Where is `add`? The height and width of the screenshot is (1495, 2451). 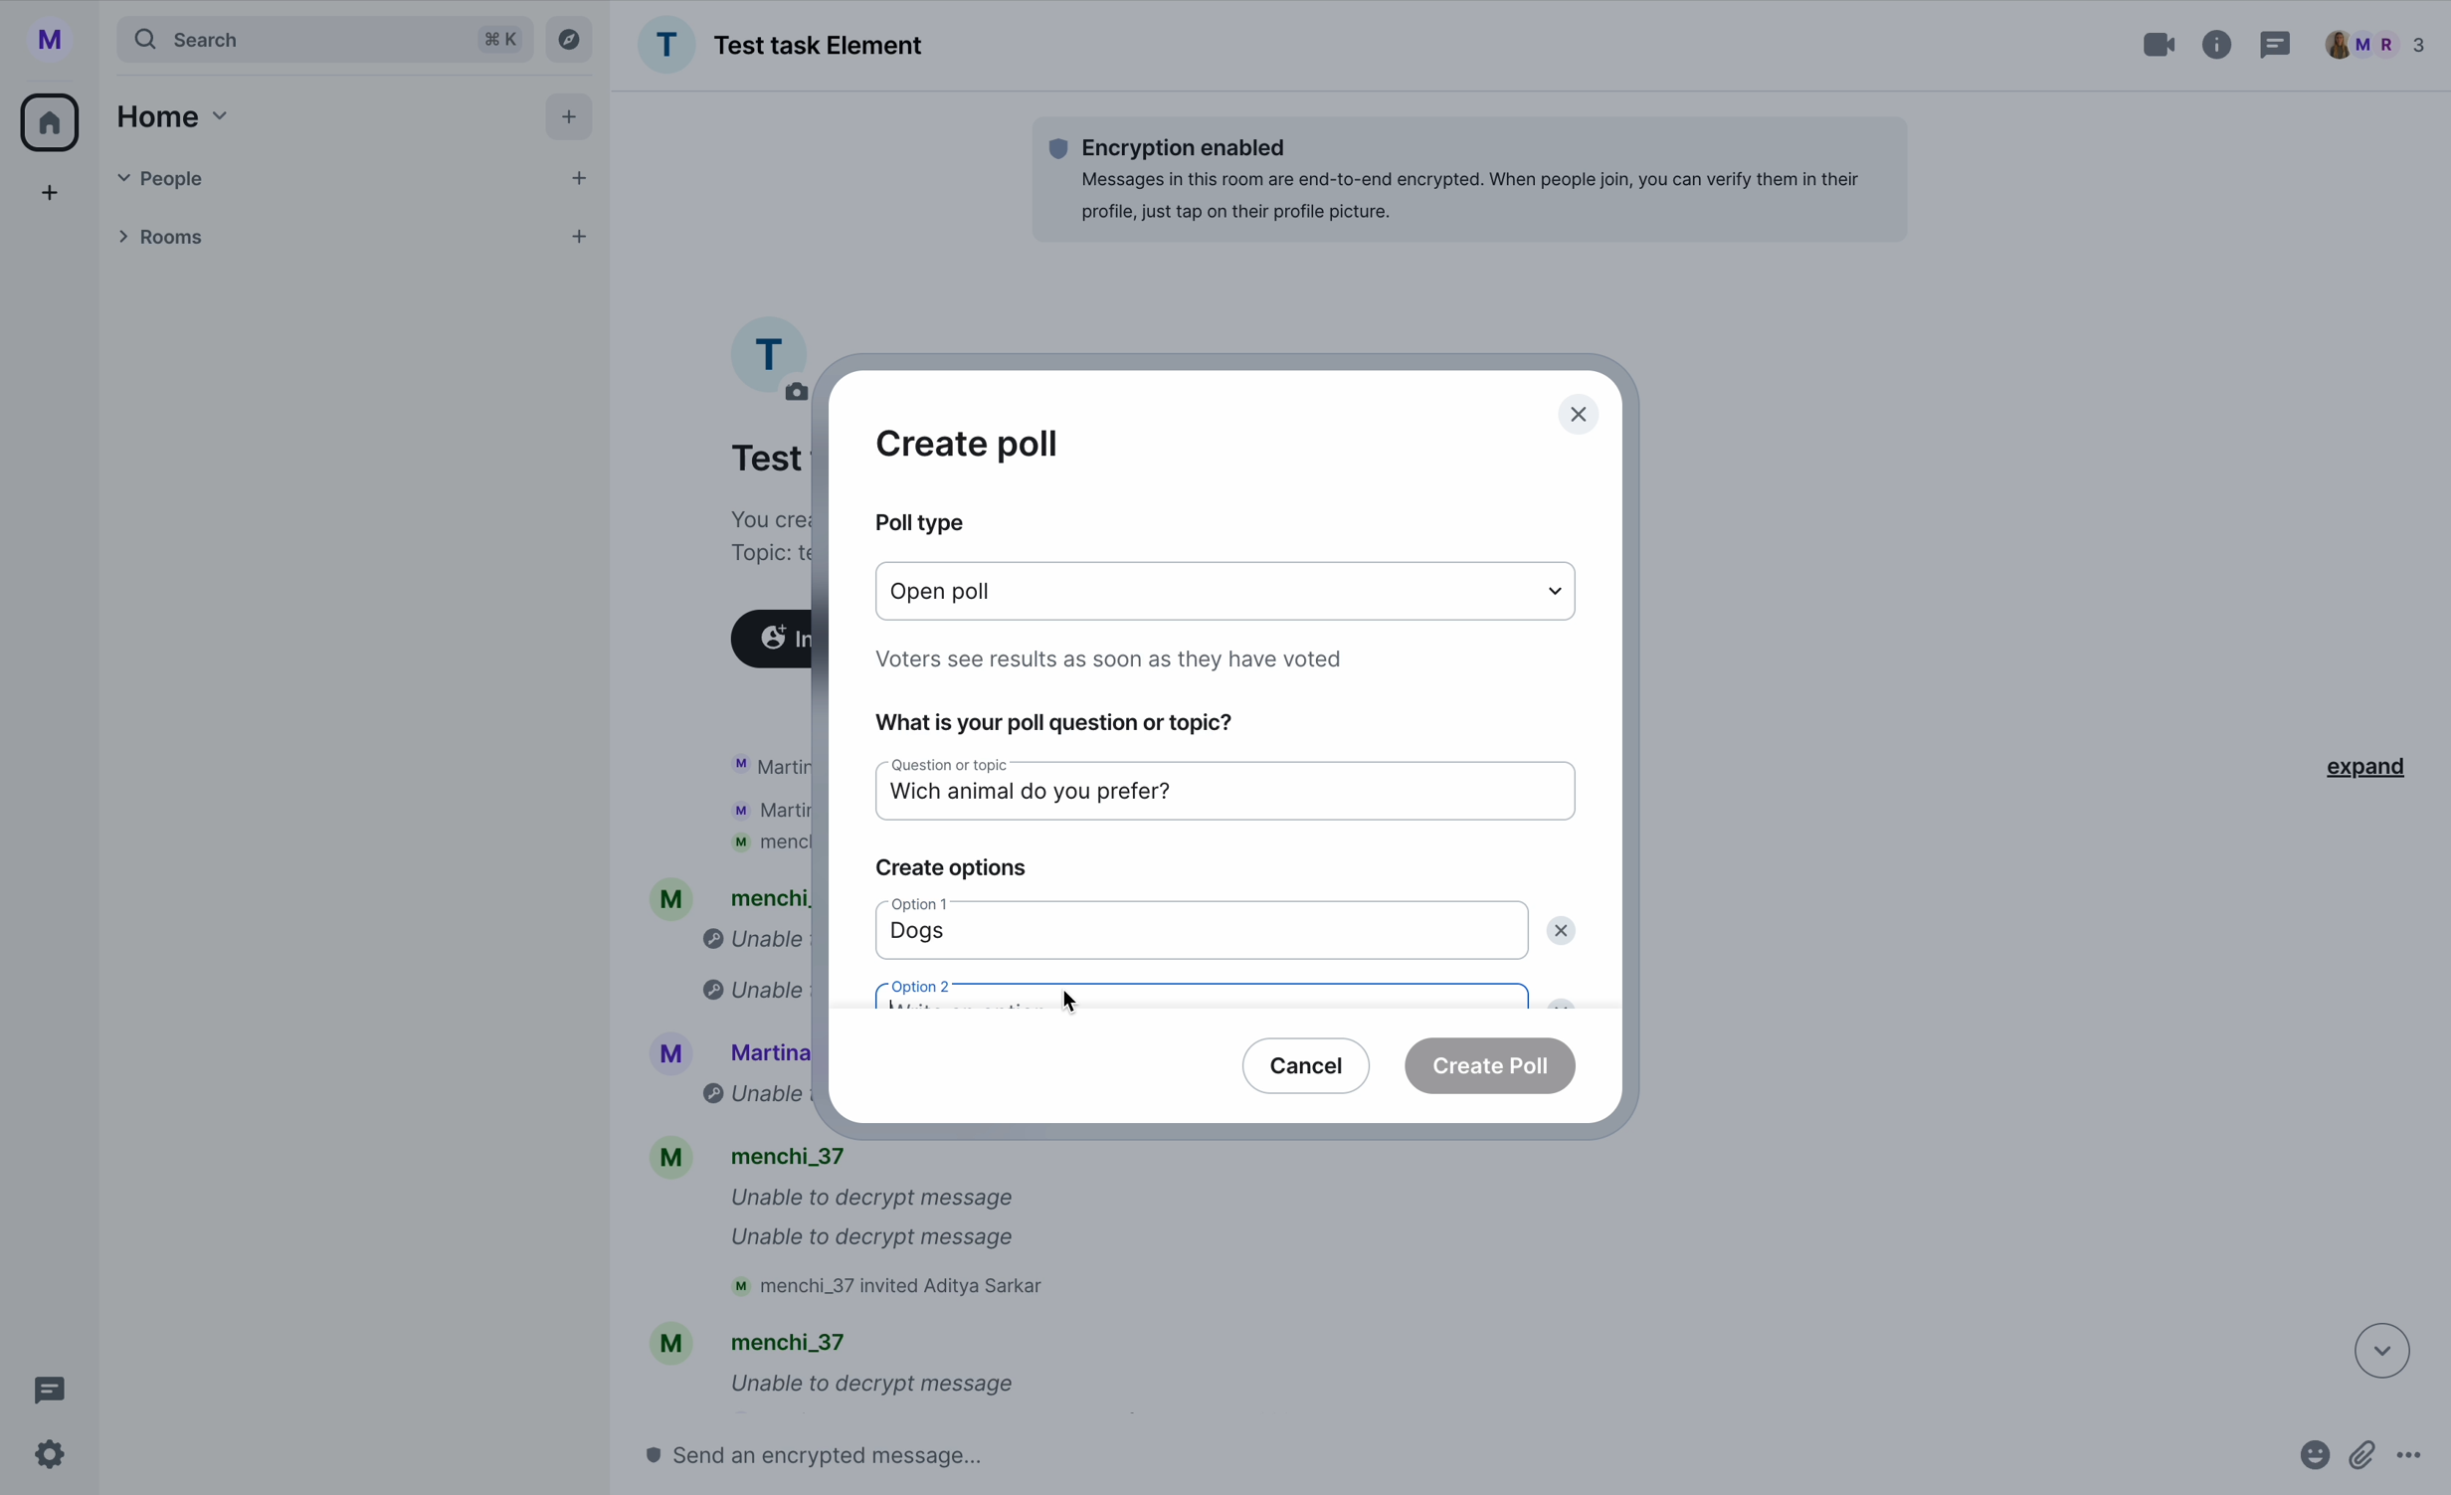 add is located at coordinates (52, 198).